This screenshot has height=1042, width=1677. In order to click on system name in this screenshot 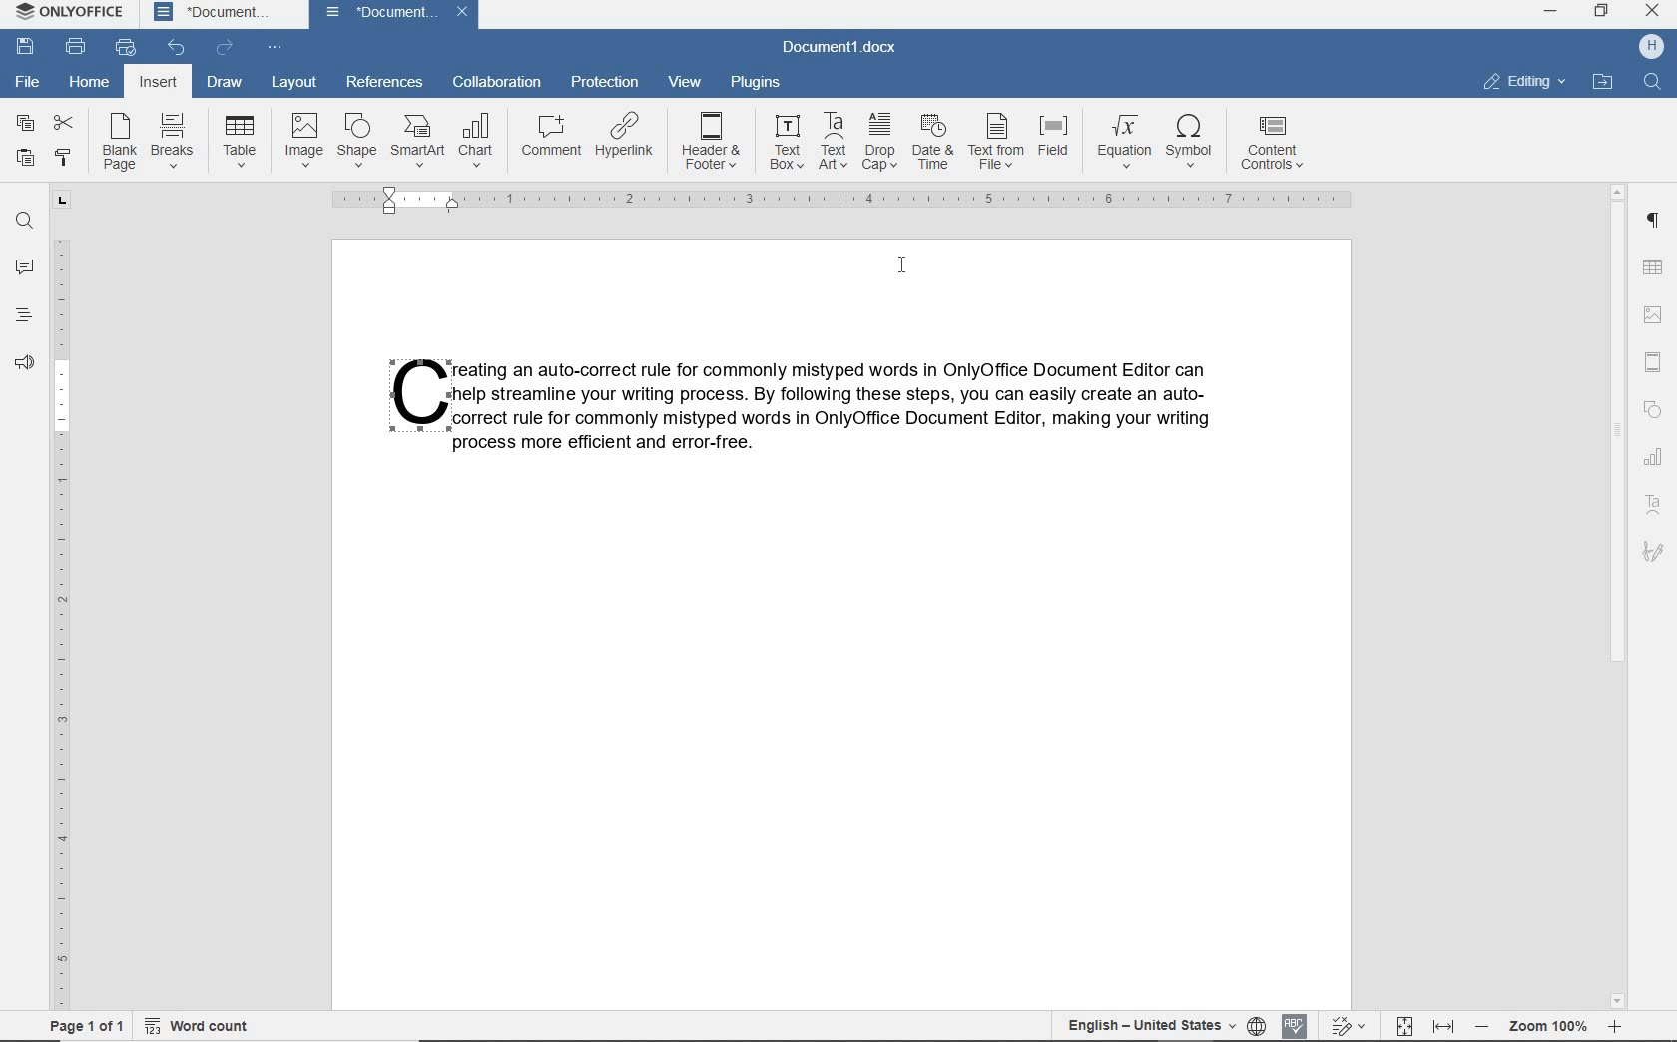, I will do `click(66, 13)`.